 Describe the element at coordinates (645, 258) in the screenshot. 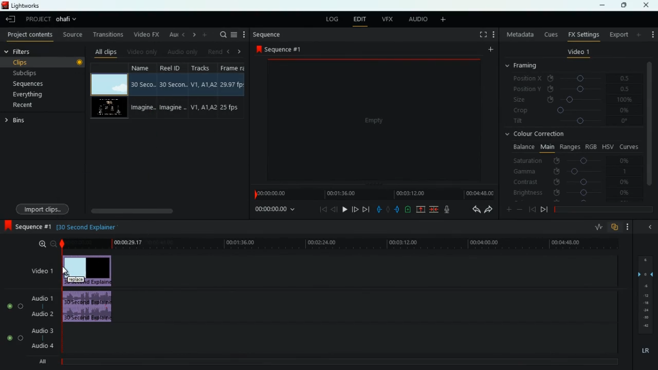

I see `6 (layer)` at that location.